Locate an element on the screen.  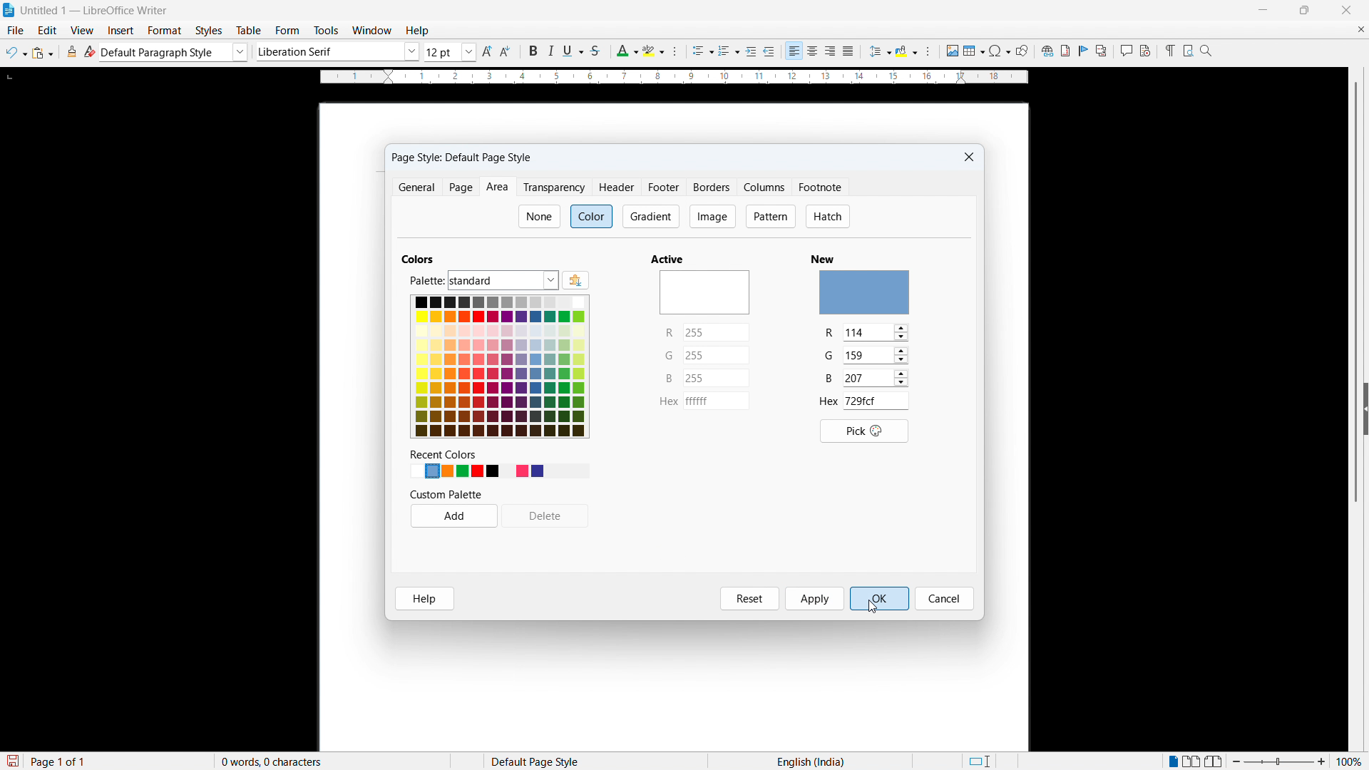
Set line spacing  is located at coordinates (879, 51).